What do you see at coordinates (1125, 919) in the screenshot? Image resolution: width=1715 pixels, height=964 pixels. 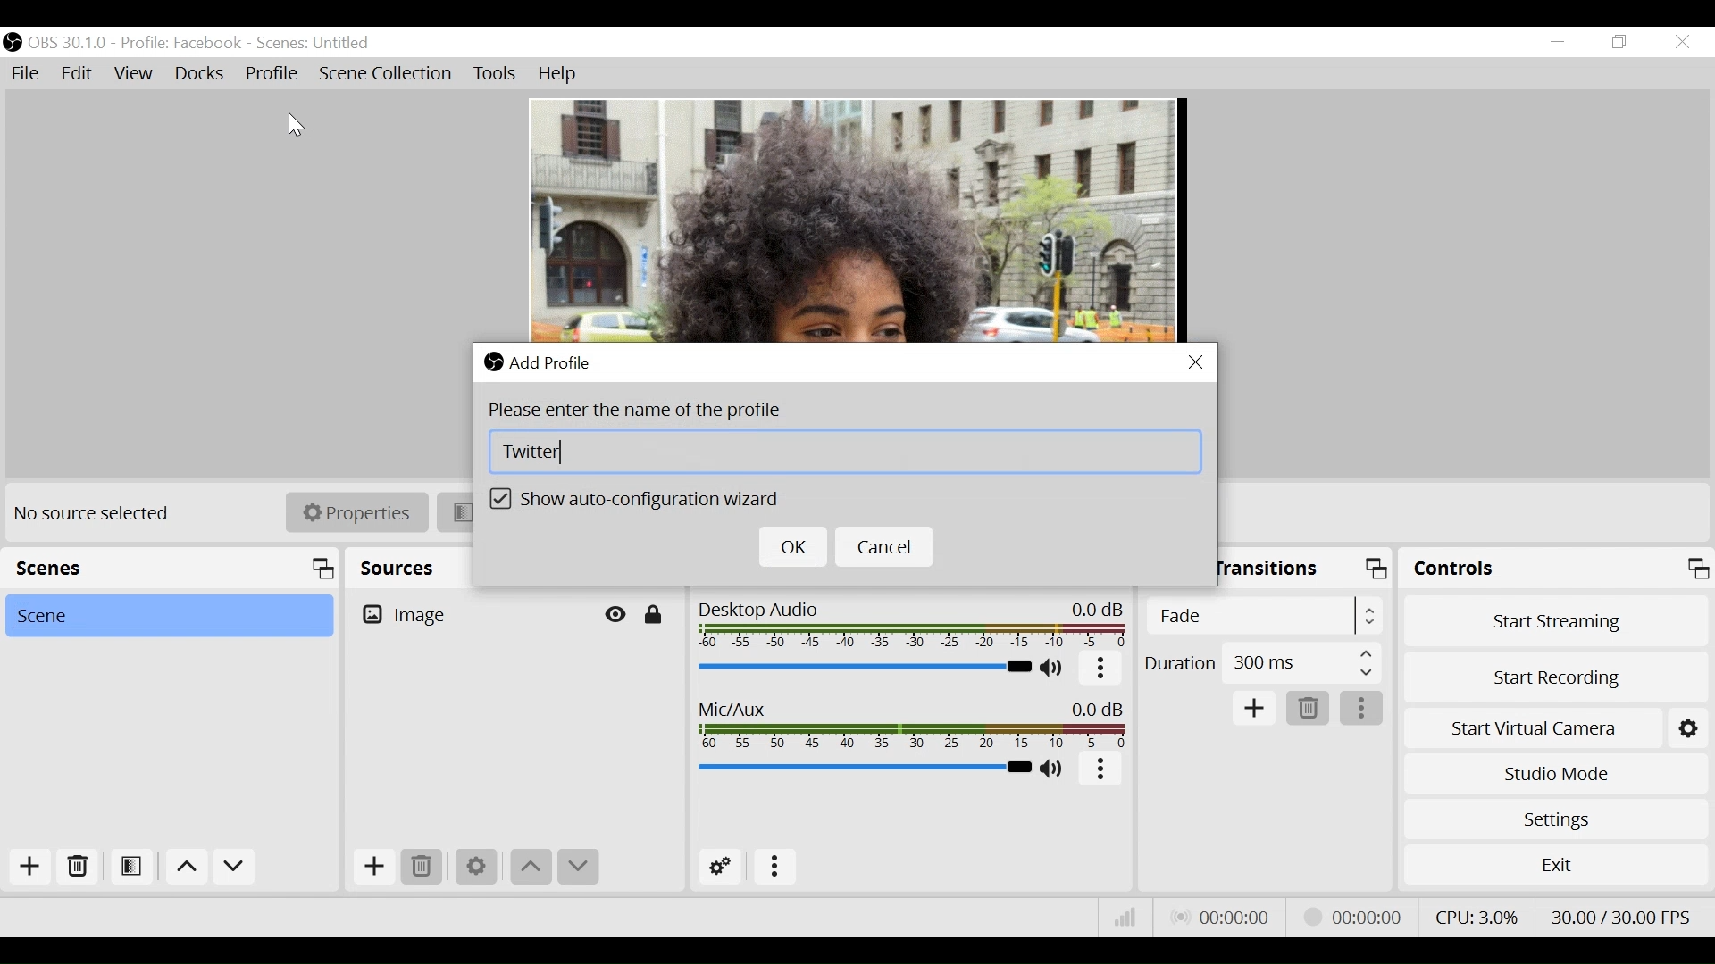 I see `Bitrate` at bounding box center [1125, 919].